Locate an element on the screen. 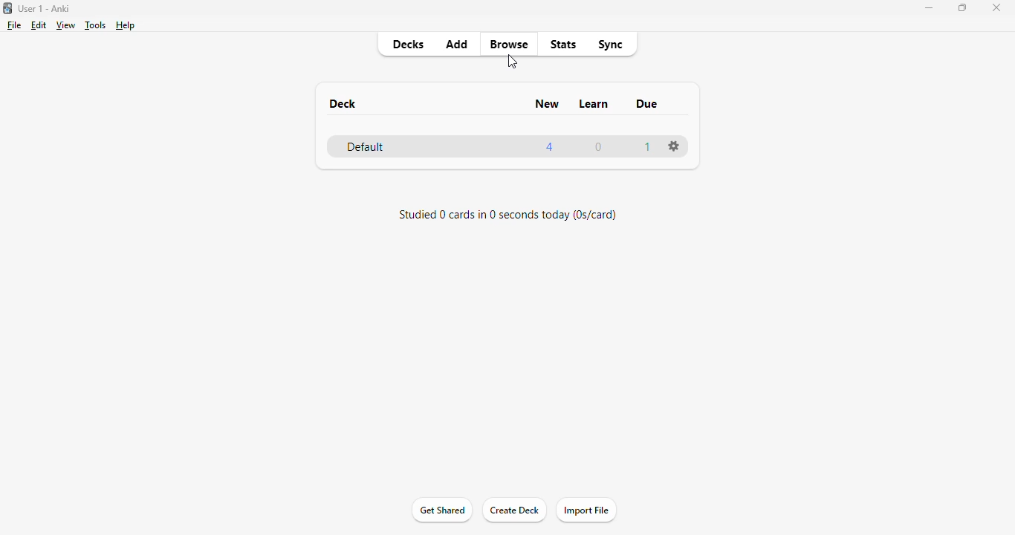 The width and height of the screenshot is (1015, 535). file is located at coordinates (14, 25).